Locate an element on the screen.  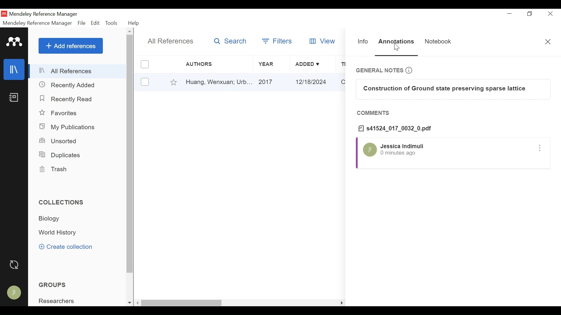
Jessica Indimuli is located at coordinates (402, 146).